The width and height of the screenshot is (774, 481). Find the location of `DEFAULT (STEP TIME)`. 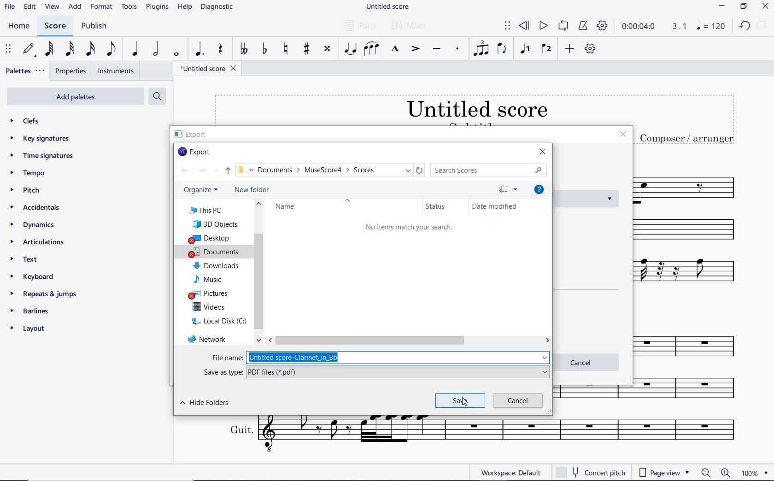

DEFAULT (STEP TIME) is located at coordinates (28, 49).